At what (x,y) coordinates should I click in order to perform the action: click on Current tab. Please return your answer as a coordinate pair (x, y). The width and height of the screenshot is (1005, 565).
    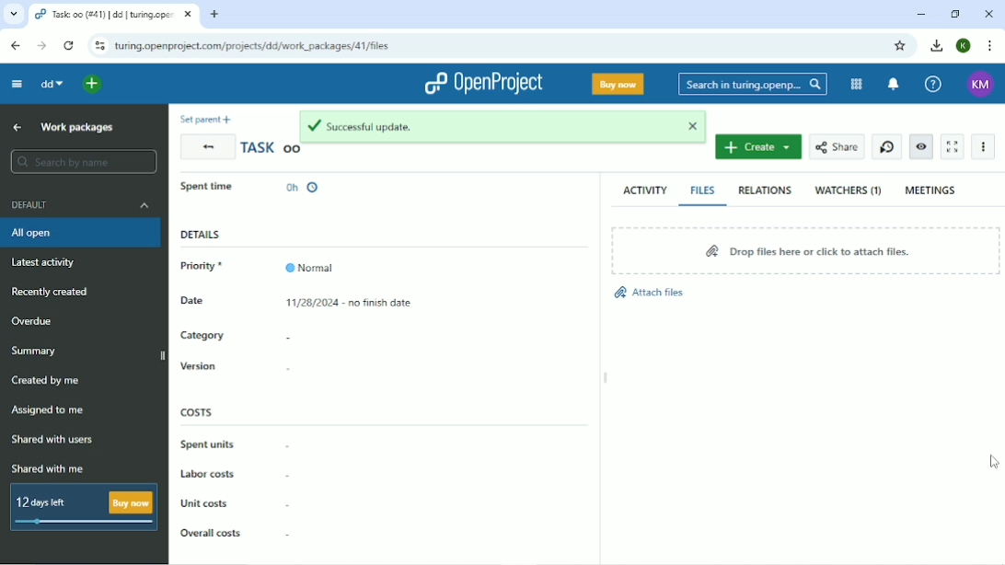
    Looking at the image, I should click on (114, 14).